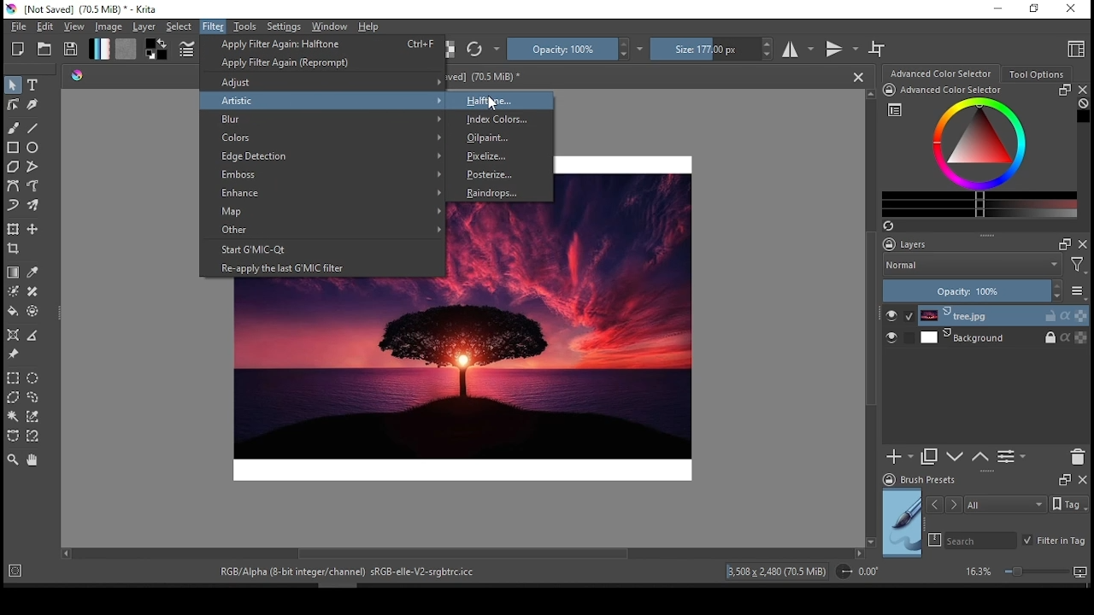  What do you see at coordinates (1070, 503) in the screenshot?
I see `Tags` at bounding box center [1070, 503].